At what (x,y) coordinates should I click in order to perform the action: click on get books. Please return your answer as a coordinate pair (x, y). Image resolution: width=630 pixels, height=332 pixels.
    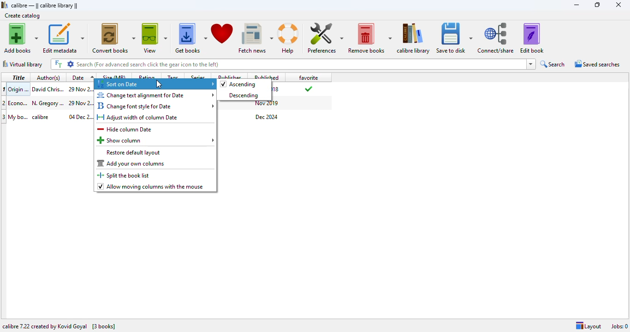
    Looking at the image, I should click on (190, 38).